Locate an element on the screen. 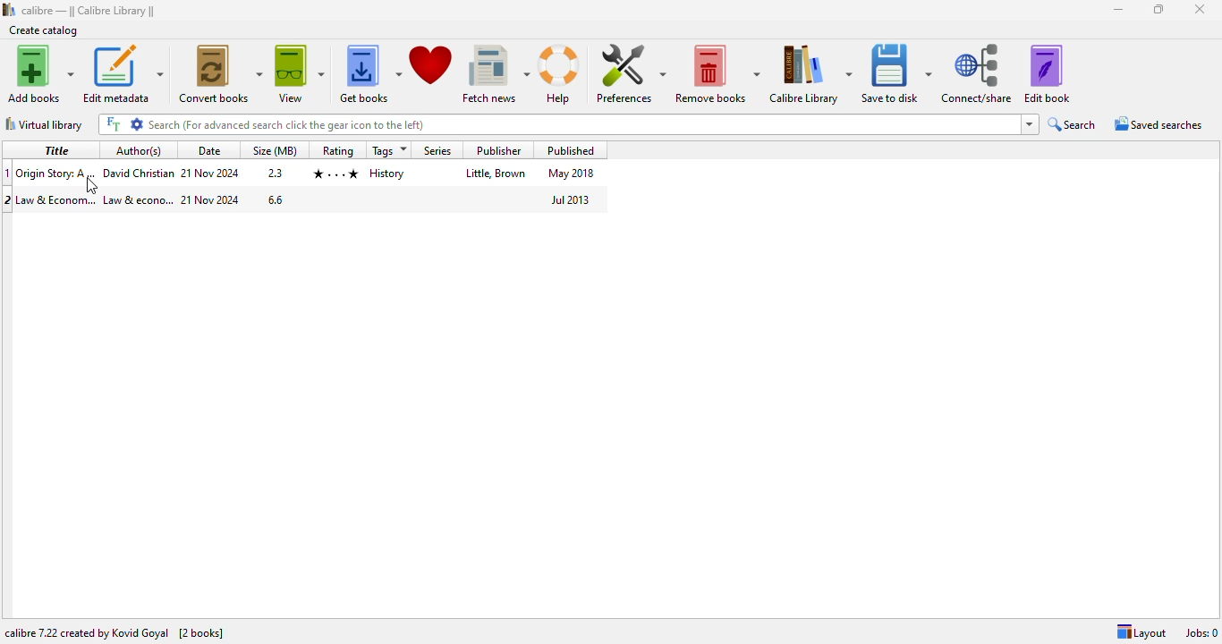 This screenshot has height=644, width=1222. author(s) is located at coordinates (139, 150).